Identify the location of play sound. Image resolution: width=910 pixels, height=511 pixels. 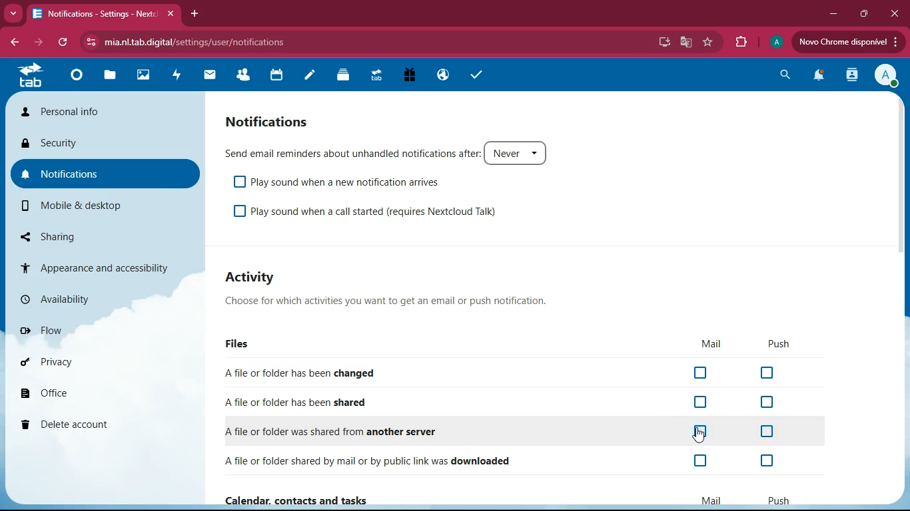
(376, 212).